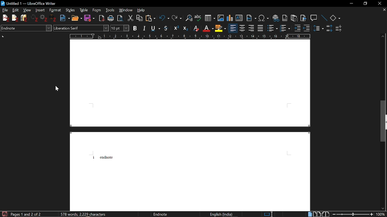 Image resolution: width=387 pixels, height=217 pixels. What do you see at coordinates (33, 3) in the screenshot?
I see `untitled 1 - libreoffice writter` at bounding box center [33, 3].